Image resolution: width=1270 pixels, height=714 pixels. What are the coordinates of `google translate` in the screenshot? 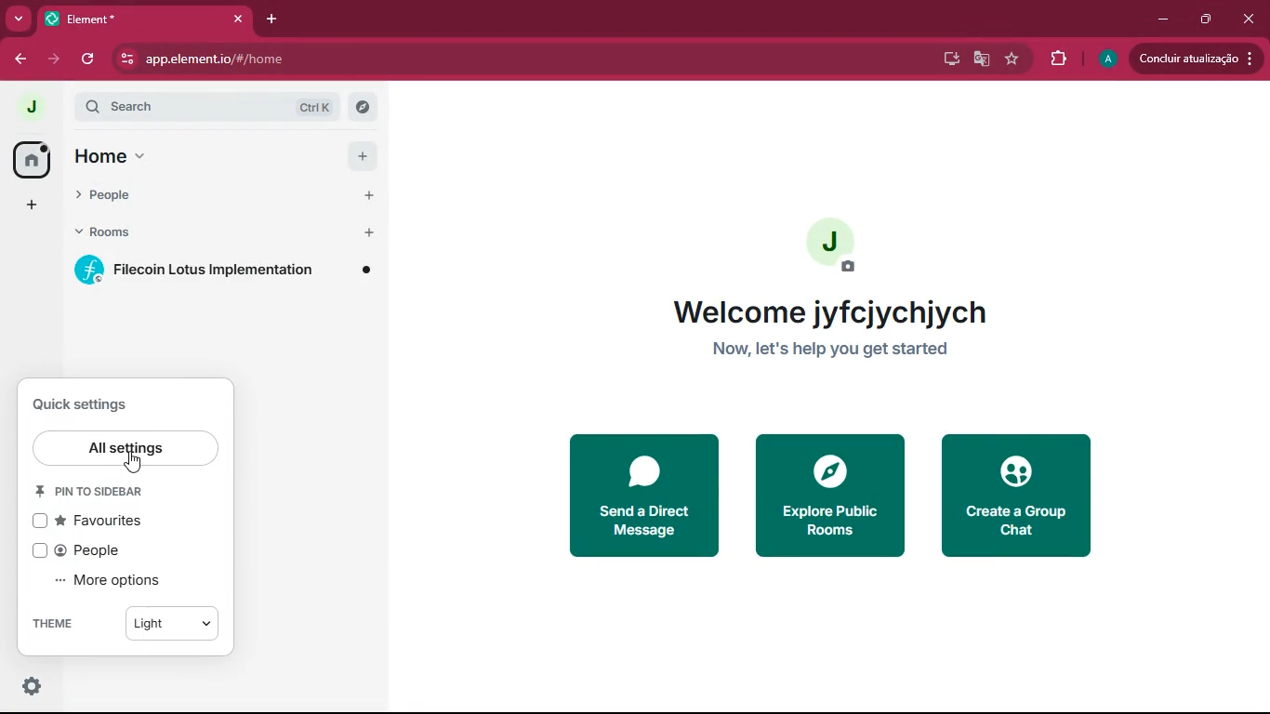 It's located at (980, 61).